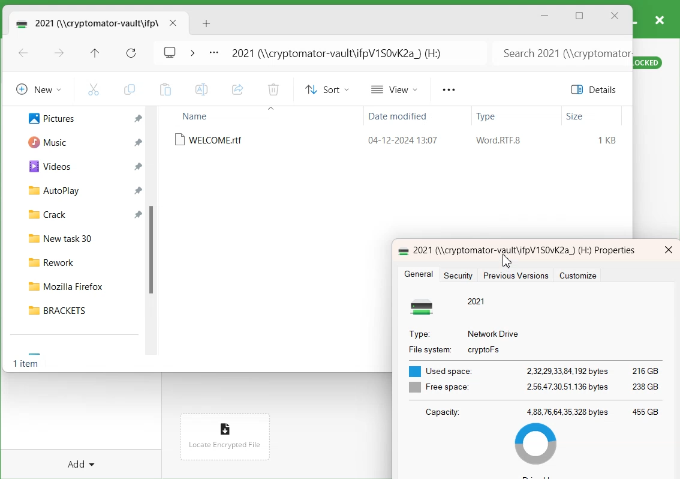  Describe the element at coordinates (447, 411) in the screenshot. I see `Capacity:` at that location.